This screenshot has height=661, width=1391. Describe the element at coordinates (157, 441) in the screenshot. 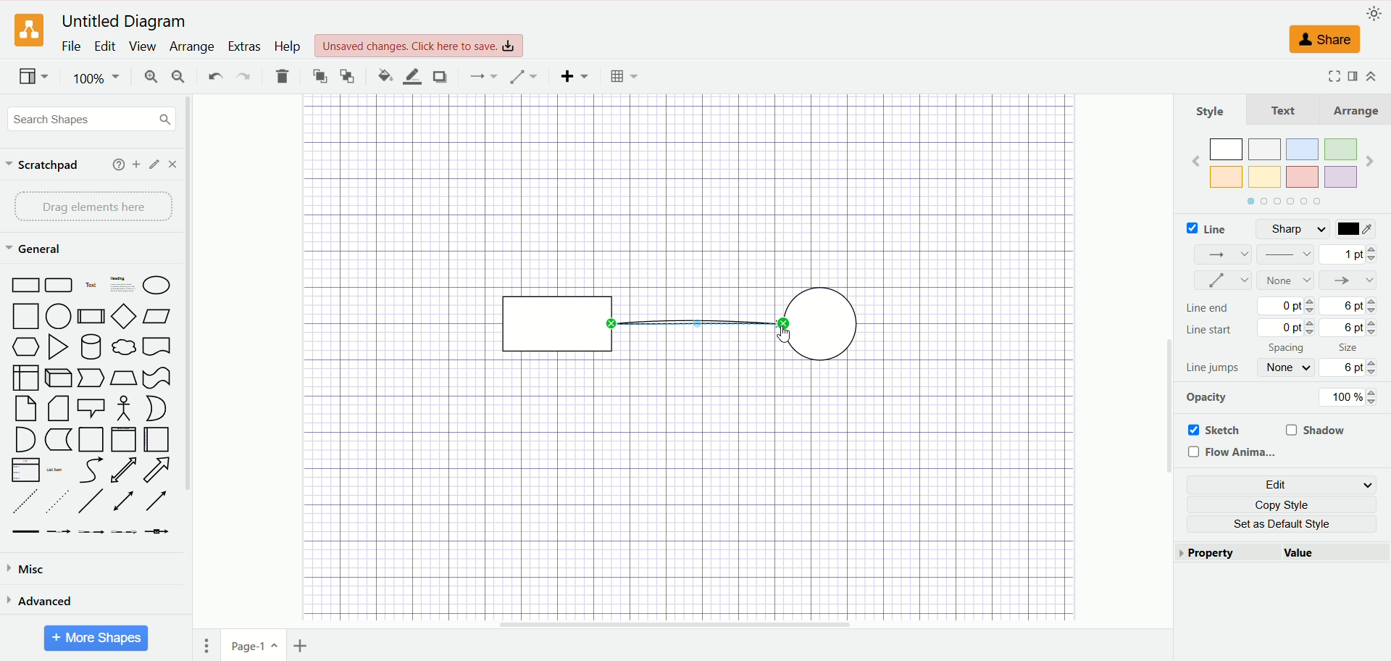

I see `Horizontal Page` at that location.